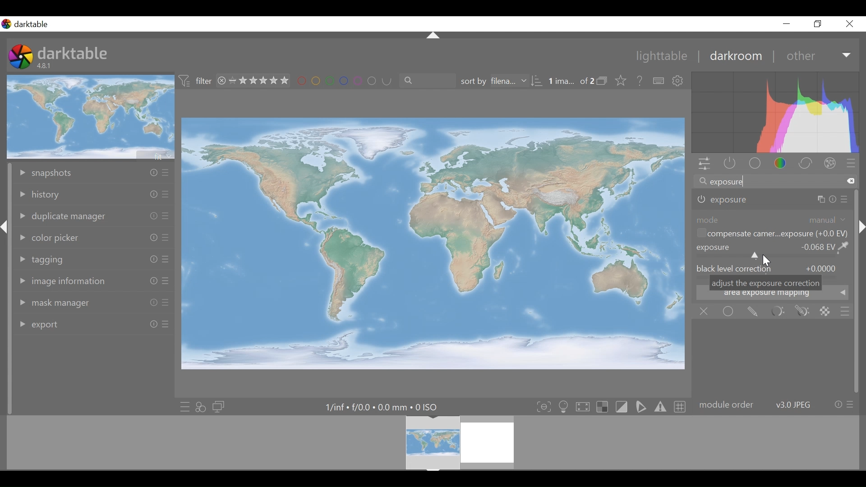 Image resolution: width=866 pixels, height=487 pixels. What do you see at coordinates (220, 406) in the screenshot?
I see `display a second darkroom to display` at bounding box center [220, 406].